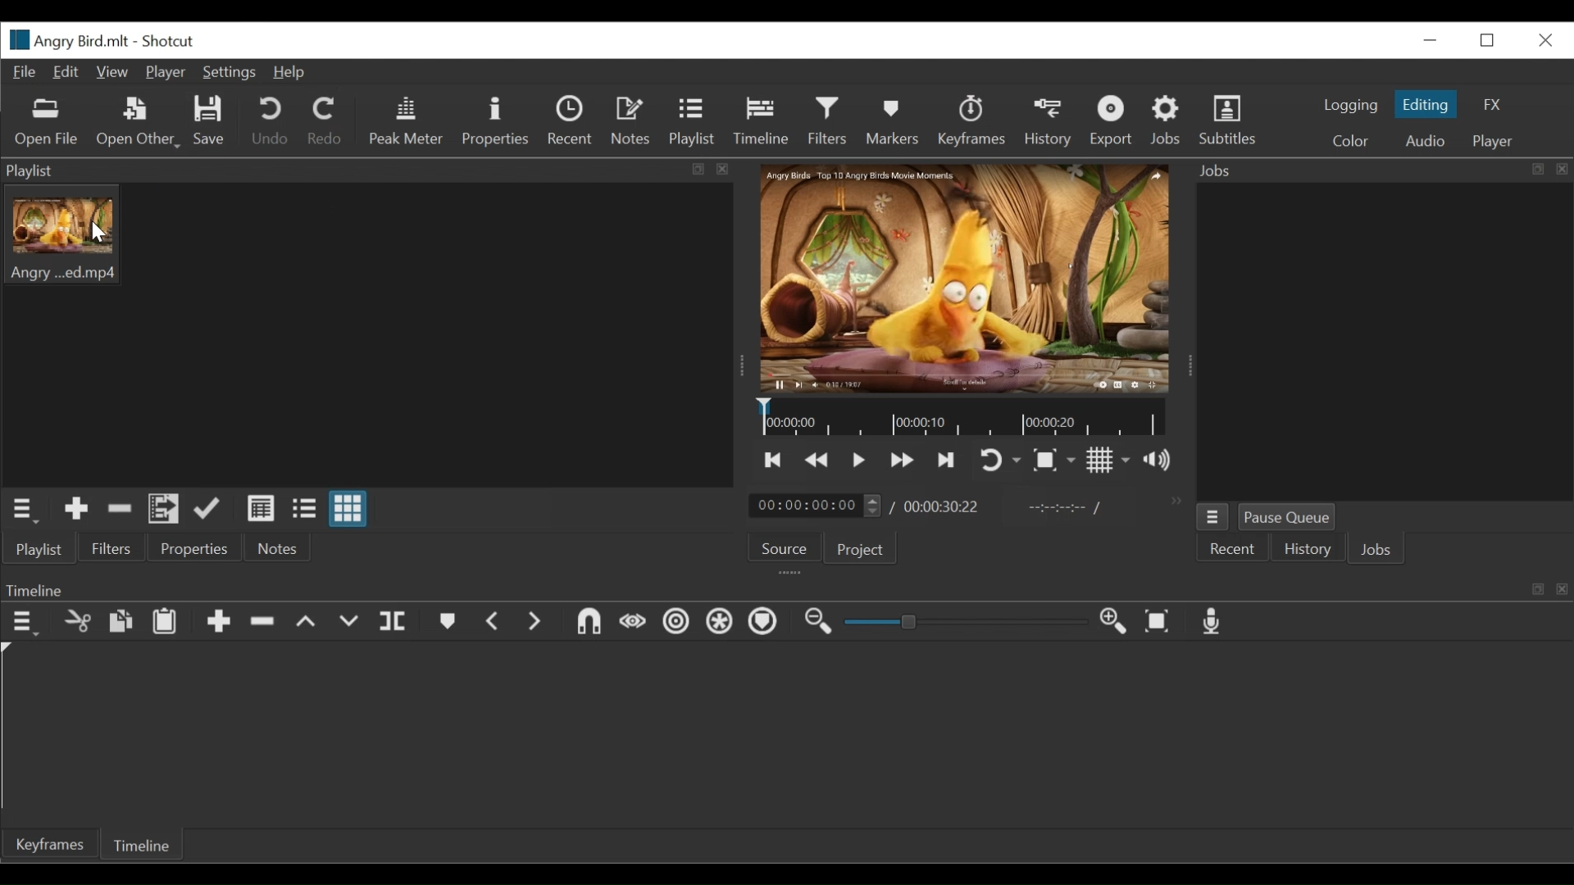 The width and height of the screenshot is (1574, 885). I want to click on Paste, so click(165, 621).